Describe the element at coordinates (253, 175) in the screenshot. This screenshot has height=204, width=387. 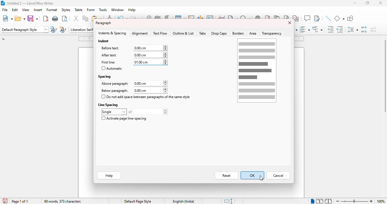
I see `OK` at that location.